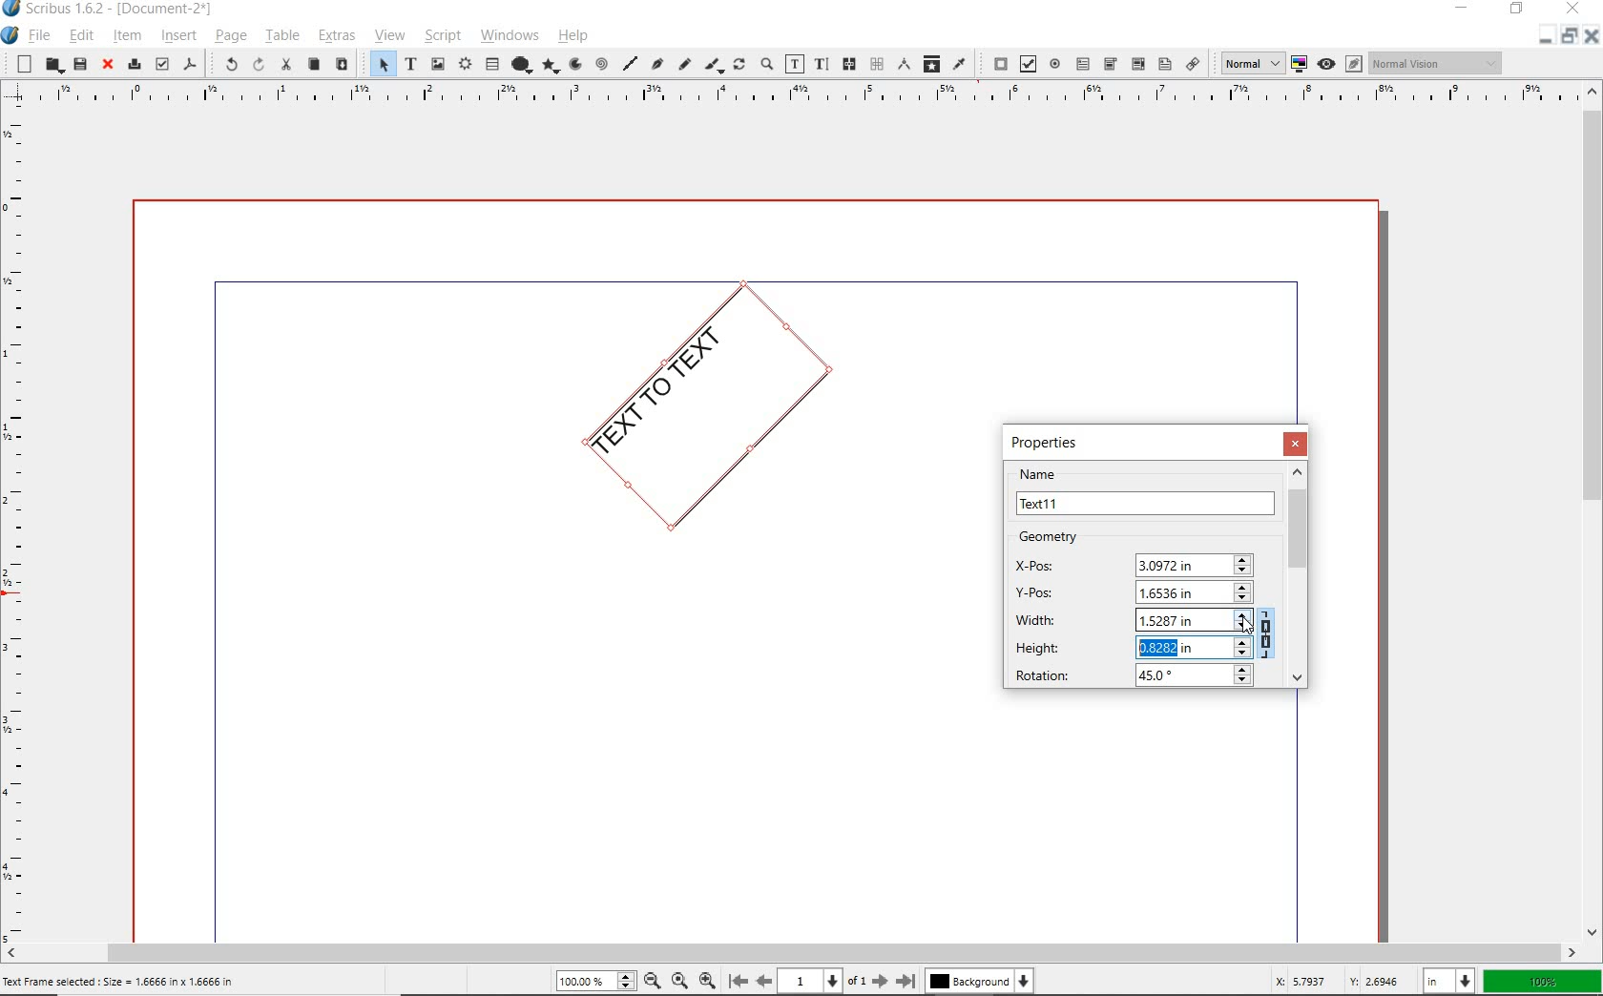 The image size is (1603, 996). What do you see at coordinates (20, 64) in the screenshot?
I see `new` at bounding box center [20, 64].